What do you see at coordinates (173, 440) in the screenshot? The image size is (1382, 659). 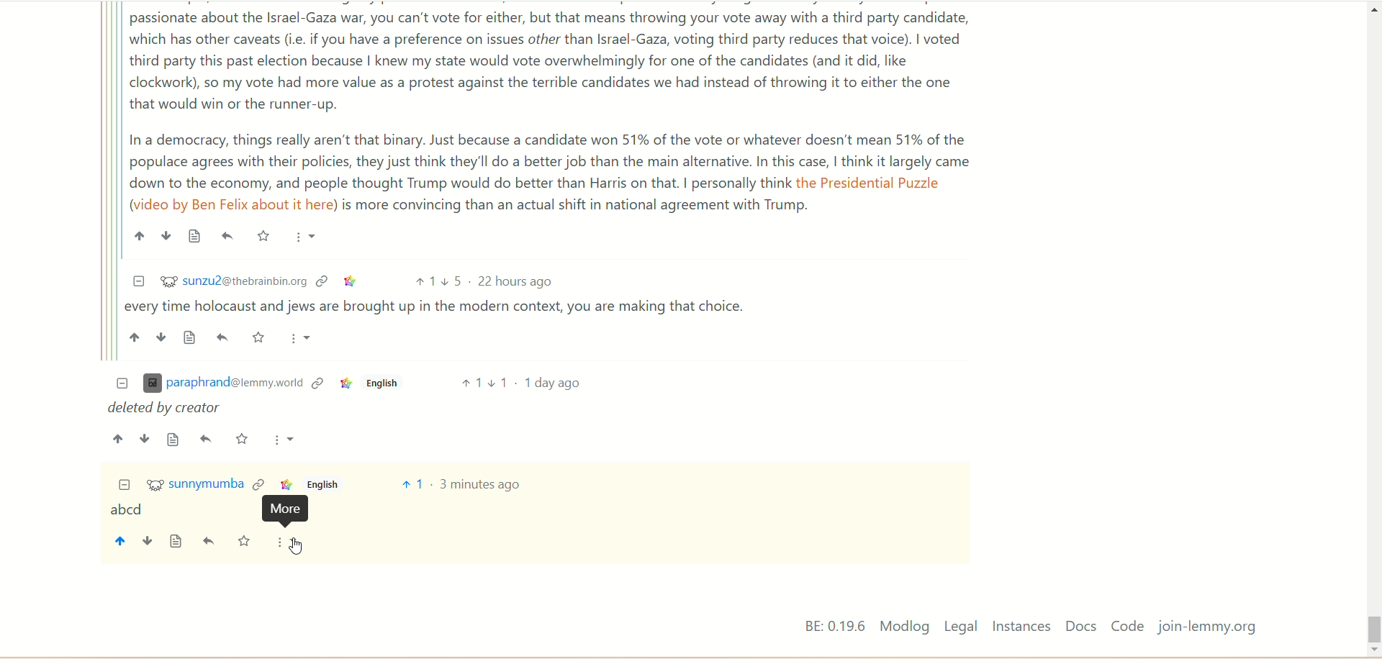 I see `Source` at bounding box center [173, 440].